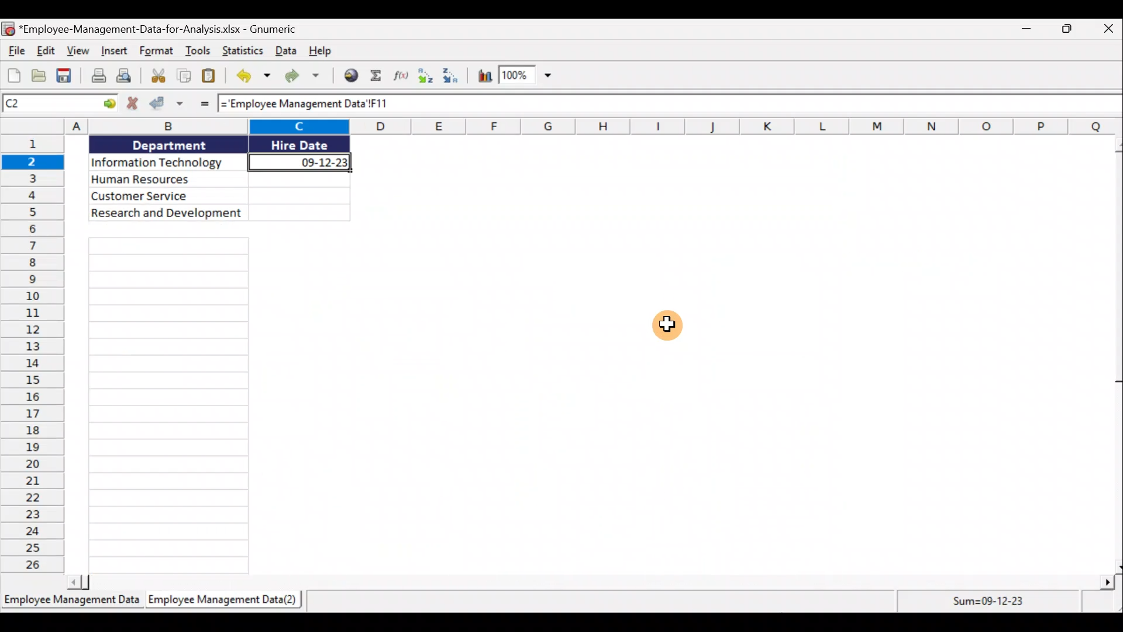  Describe the element at coordinates (339, 104) in the screenshot. I see `='Employee Management Data'!F11` at that location.